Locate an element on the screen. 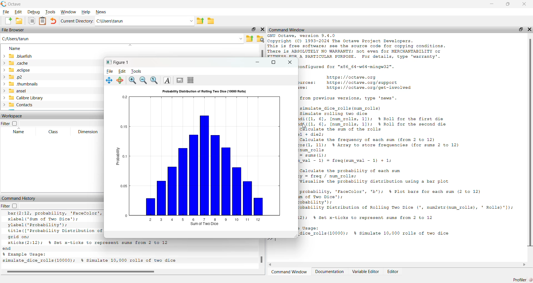 The height and width of the screenshot is (283, 533). chart is located at coordinates (198, 158).